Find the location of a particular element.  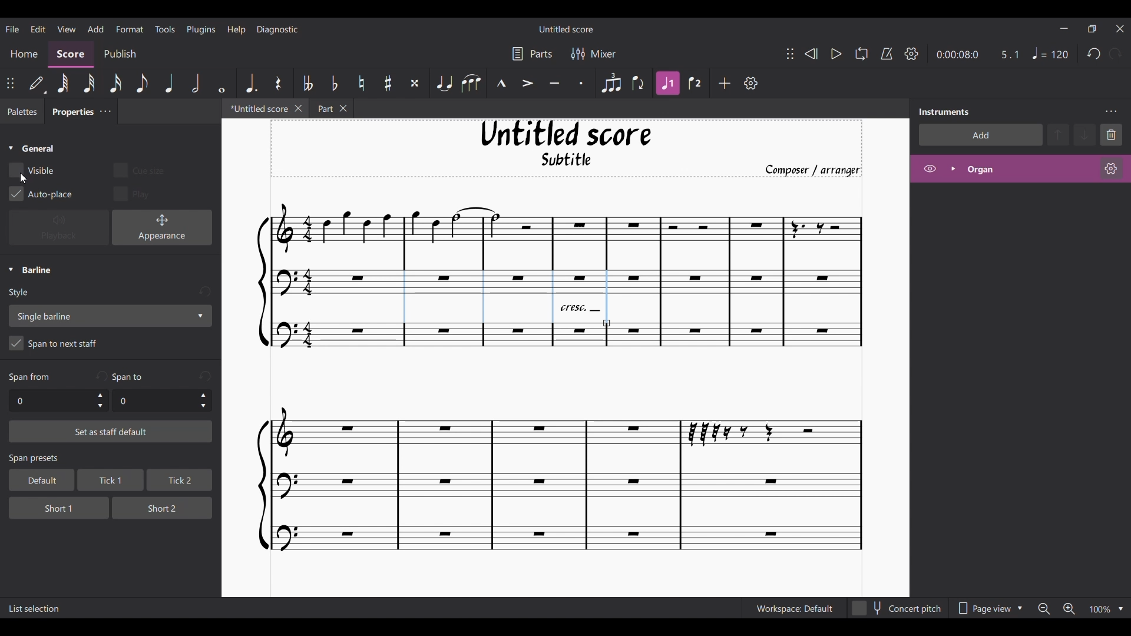

Change position of toolbar attached is located at coordinates (11, 83).